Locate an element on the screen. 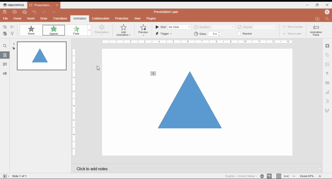  decrease is located at coordinates (220, 35).